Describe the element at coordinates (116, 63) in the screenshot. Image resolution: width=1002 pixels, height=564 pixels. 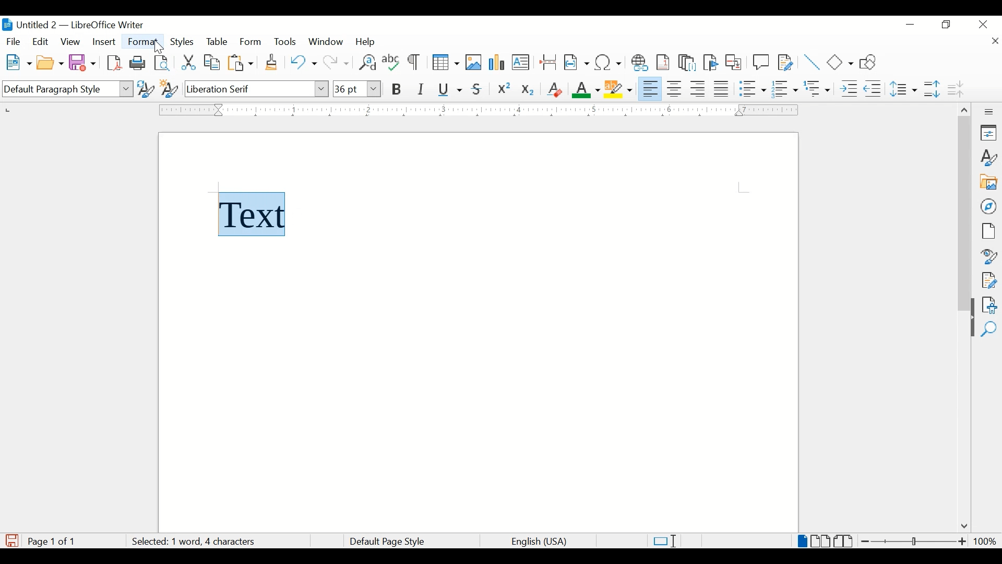
I see `export directly as pdf` at that location.